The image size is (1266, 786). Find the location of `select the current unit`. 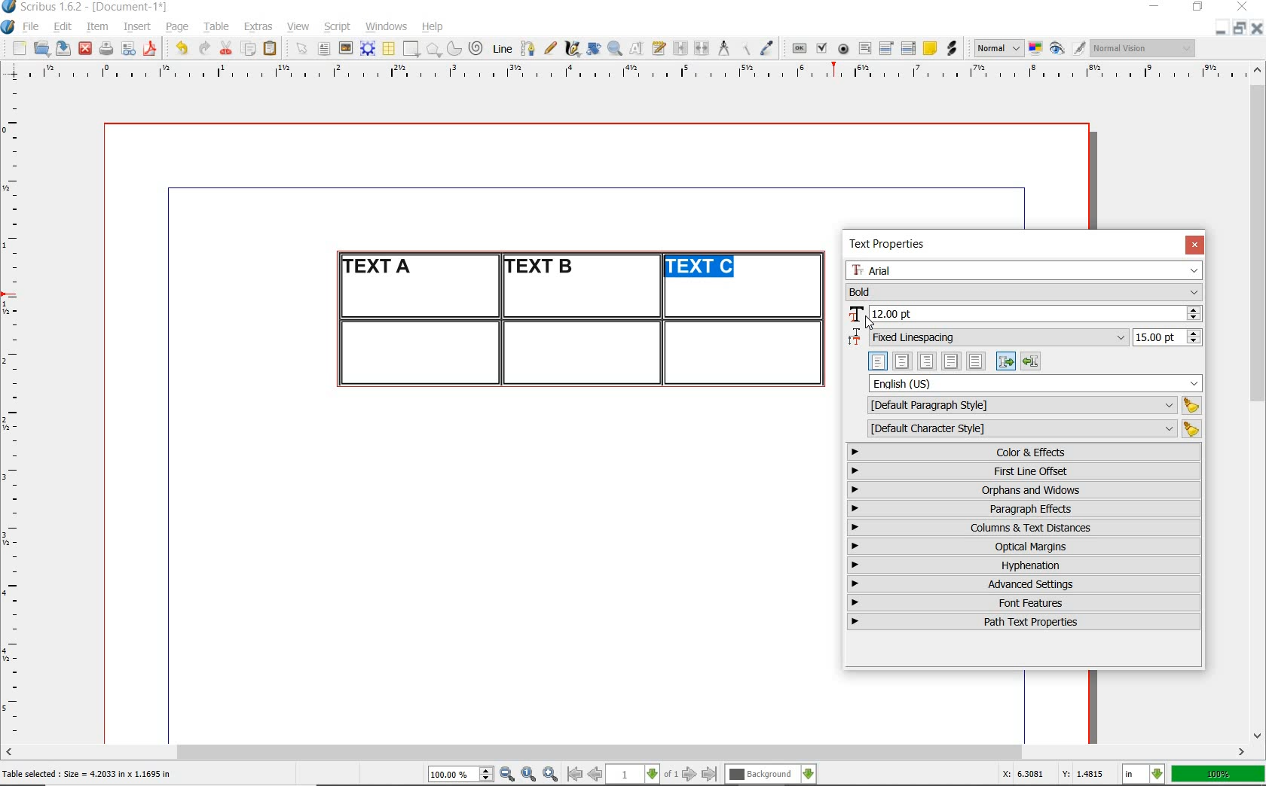

select the current unit is located at coordinates (1144, 775).